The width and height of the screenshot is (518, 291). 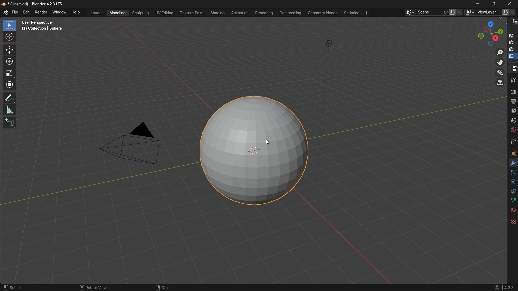 What do you see at coordinates (513, 102) in the screenshot?
I see `output` at bounding box center [513, 102].